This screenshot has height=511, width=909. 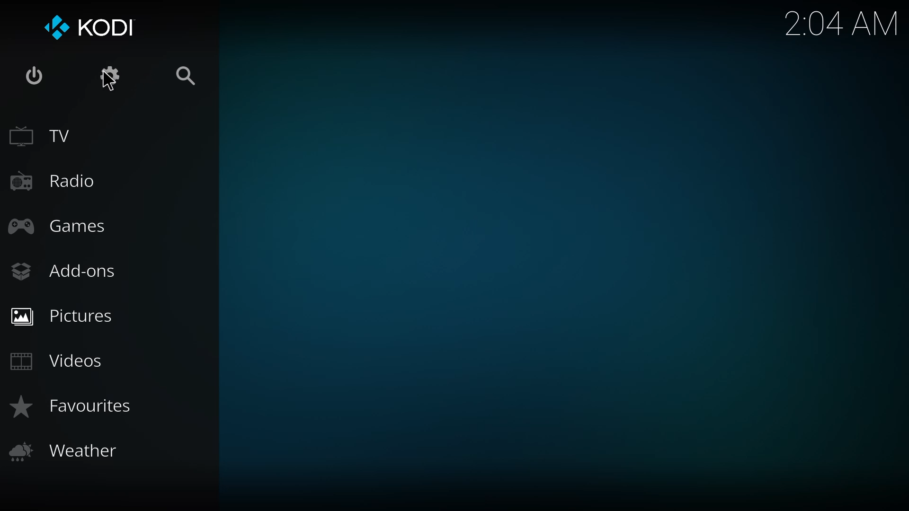 What do you see at coordinates (75, 408) in the screenshot?
I see `favorites` at bounding box center [75, 408].